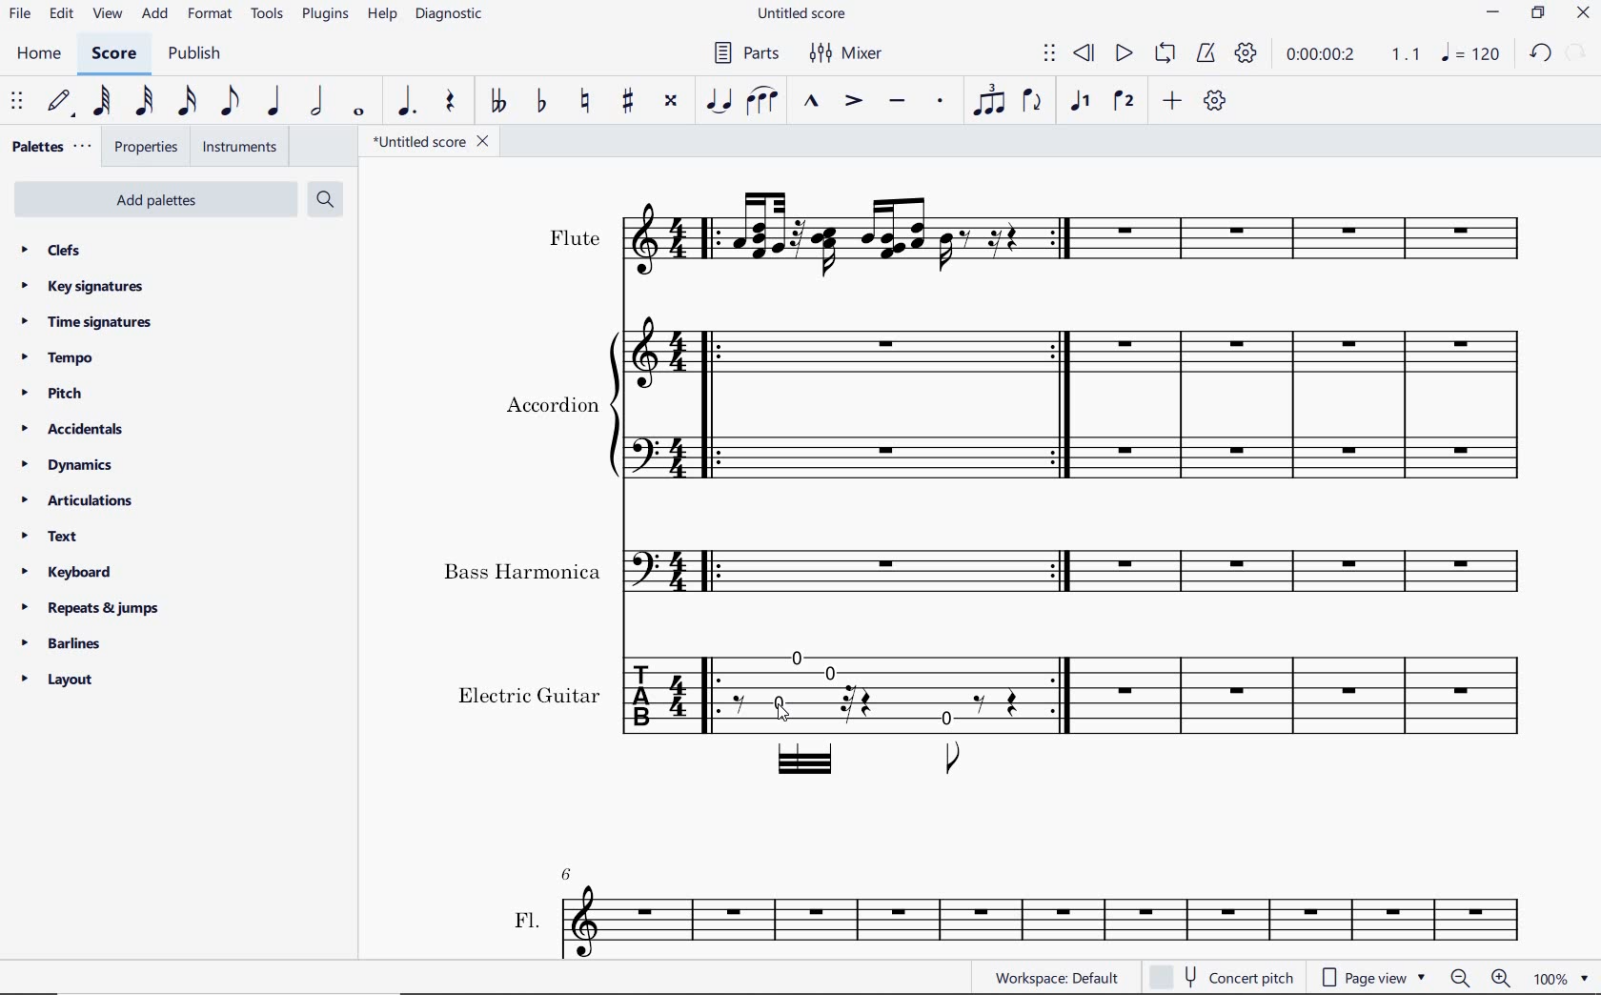 Image resolution: width=1601 pixels, height=995 pixels. What do you see at coordinates (450, 105) in the screenshot?
I see `rest` at bounding box center [450, 105].